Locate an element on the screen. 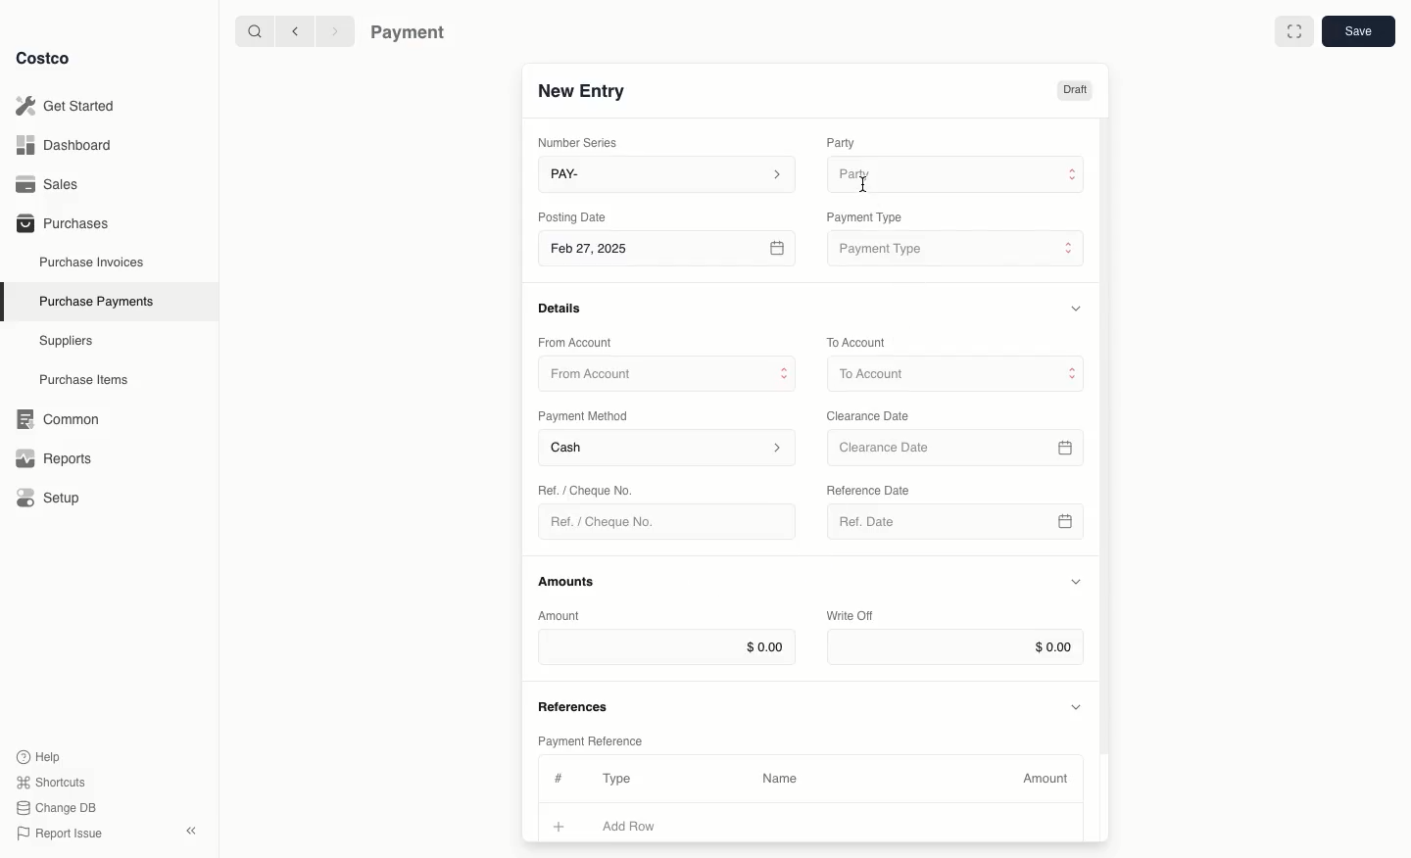 The image size is (1411, 858). Hide is located at coordinates (1078, 705).